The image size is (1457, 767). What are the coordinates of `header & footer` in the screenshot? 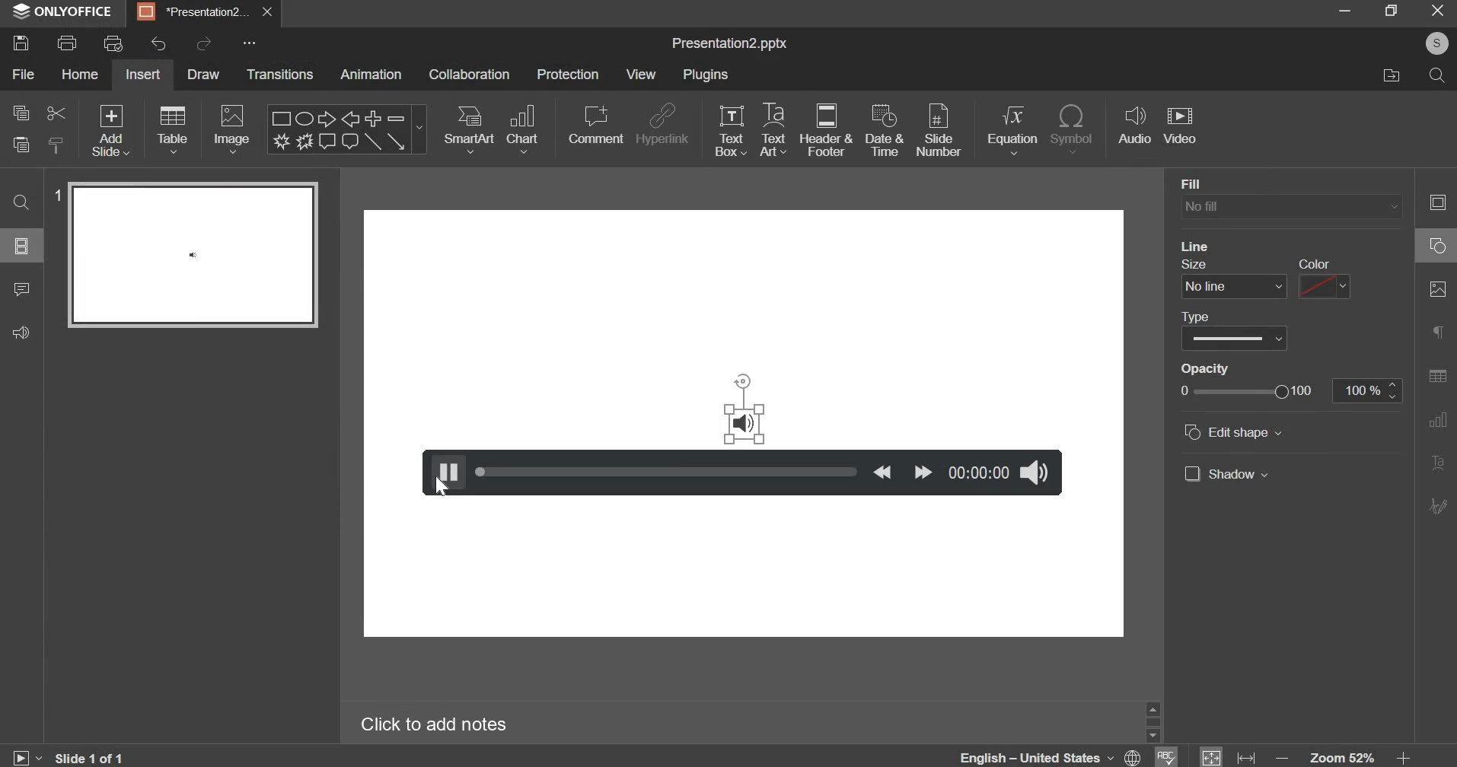 It's located at (830, 131).